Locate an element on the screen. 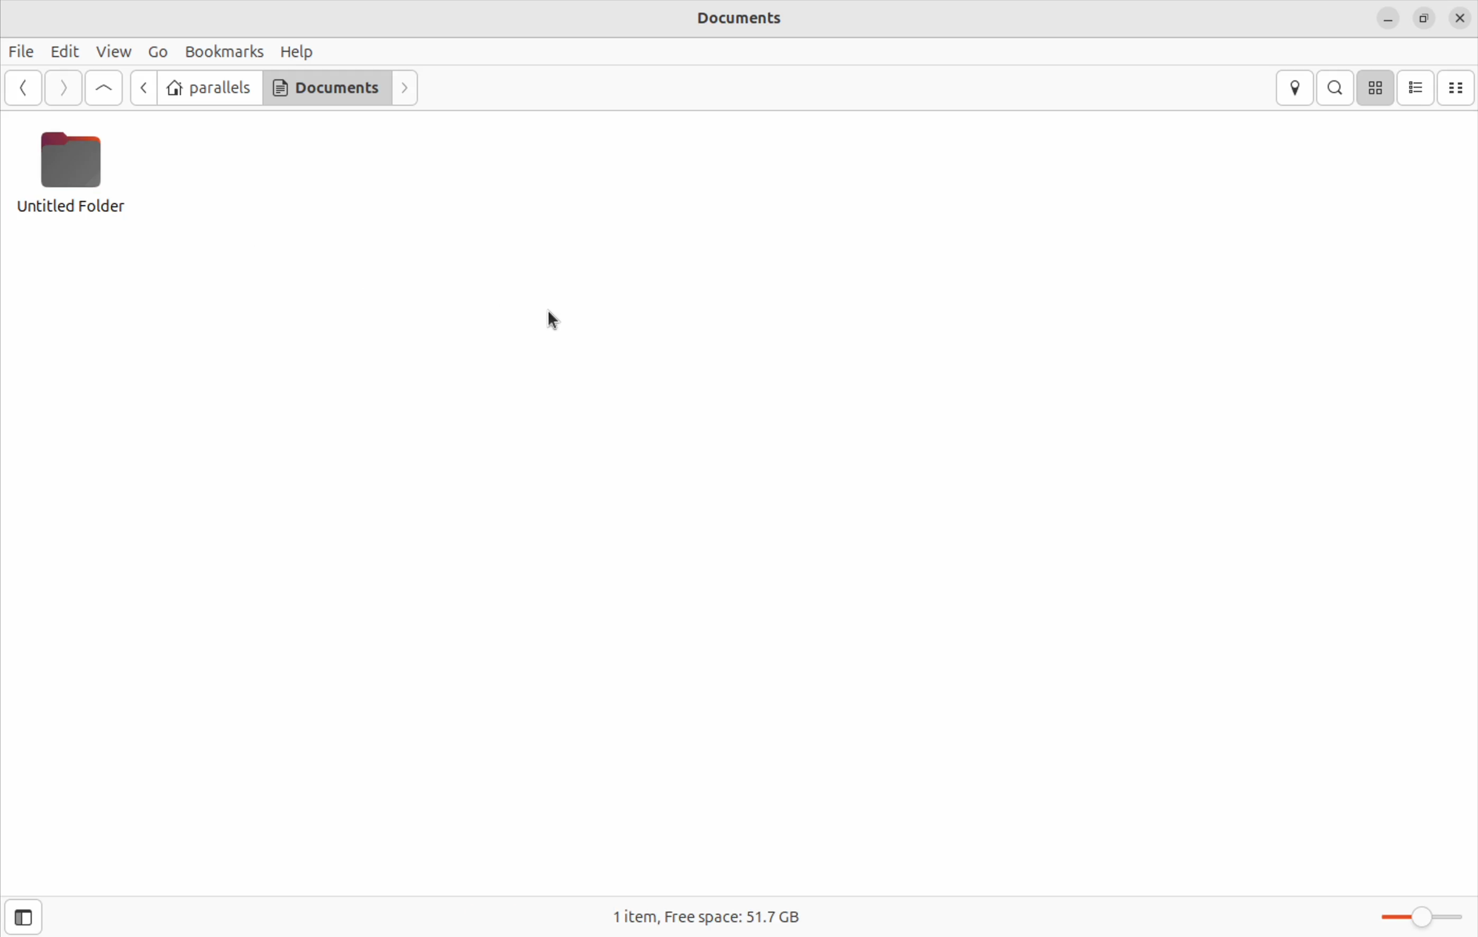 The image size is (1478, 937). Go back is located at coordinates (142, 87).